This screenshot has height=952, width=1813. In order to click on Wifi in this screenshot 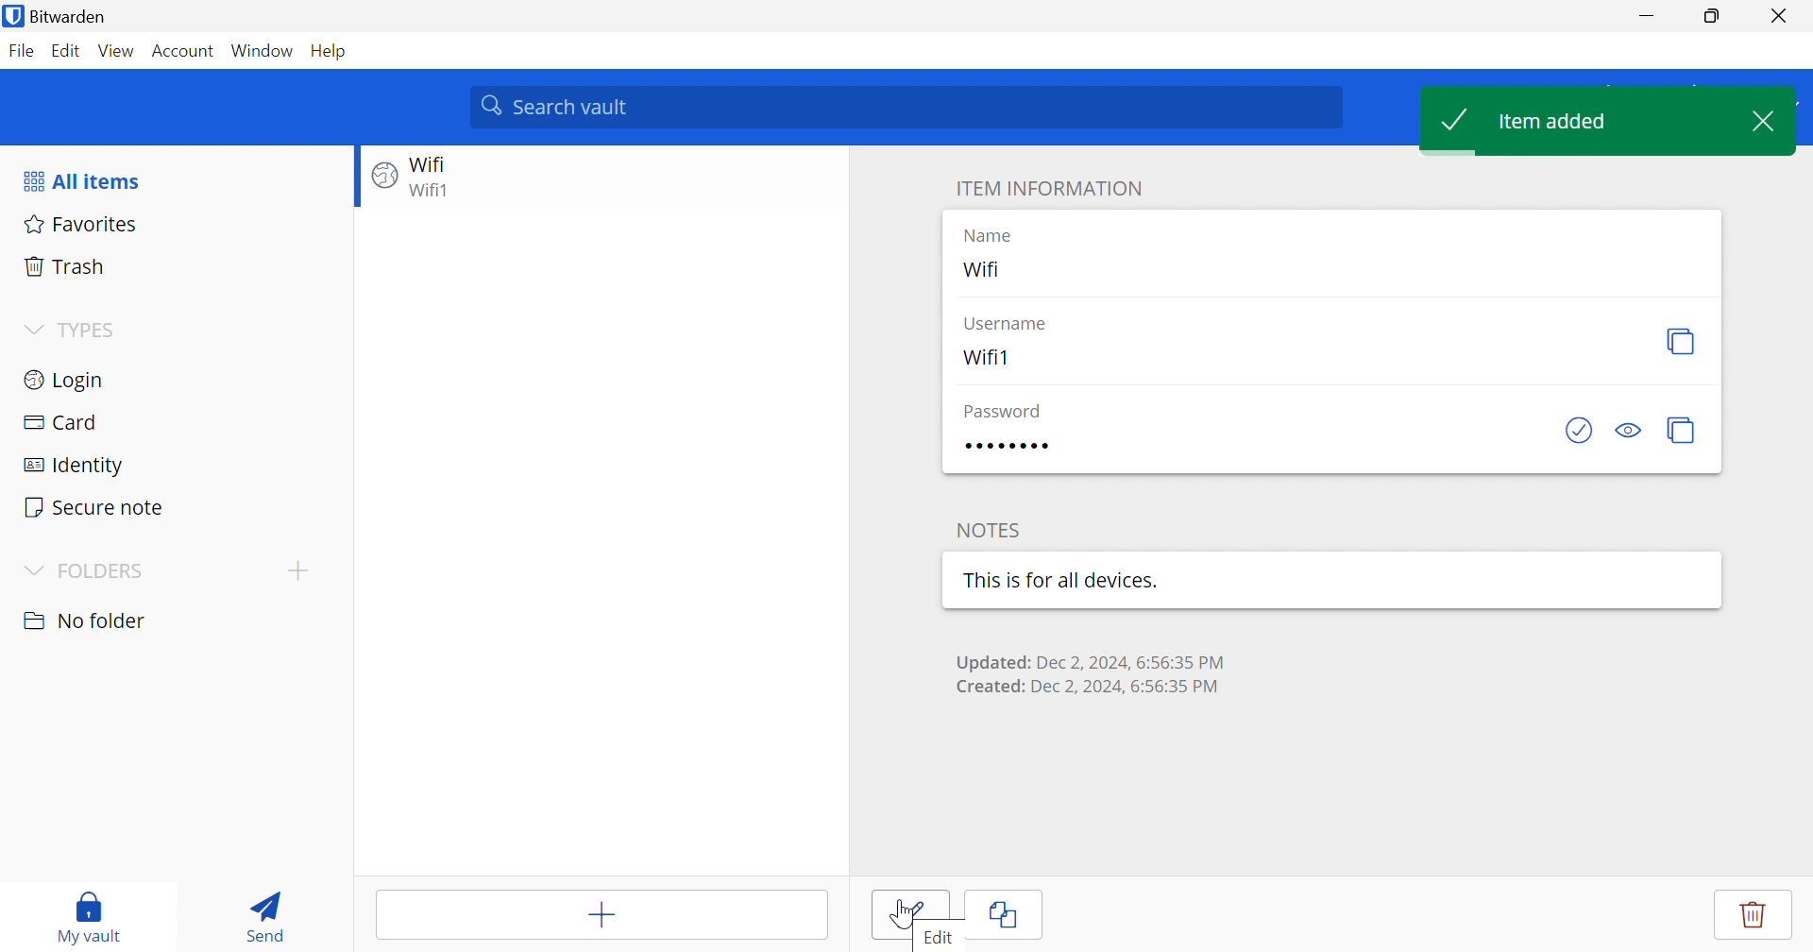, I will do `click(435, 164)`.